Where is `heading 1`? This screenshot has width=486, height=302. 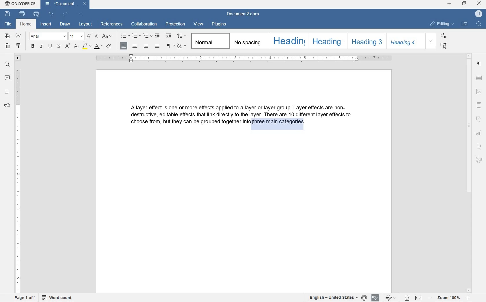
heading 1 is located at coordinates (288, 41).